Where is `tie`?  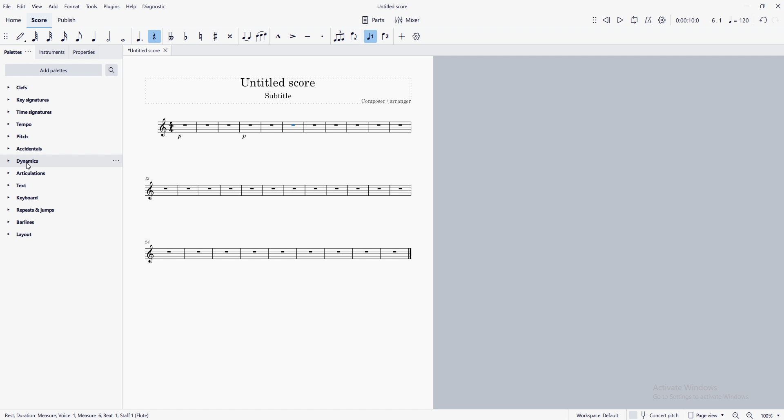
tie is located at coordinates (247, 37).